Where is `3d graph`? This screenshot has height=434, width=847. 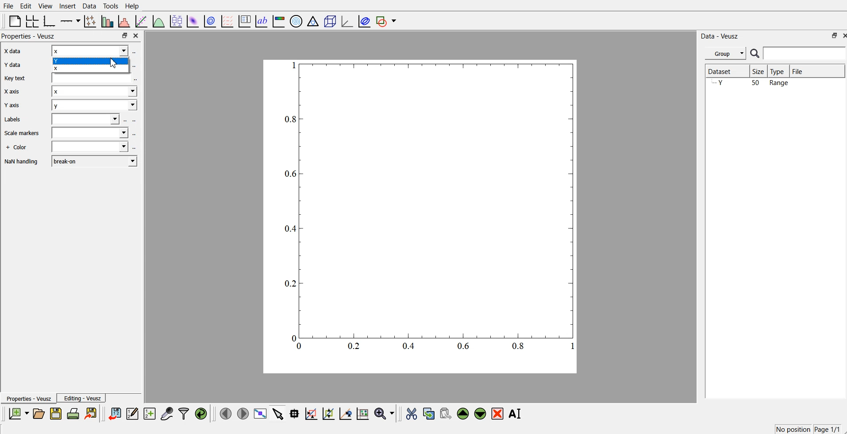 3d graph is located at coordinates (346, 19).